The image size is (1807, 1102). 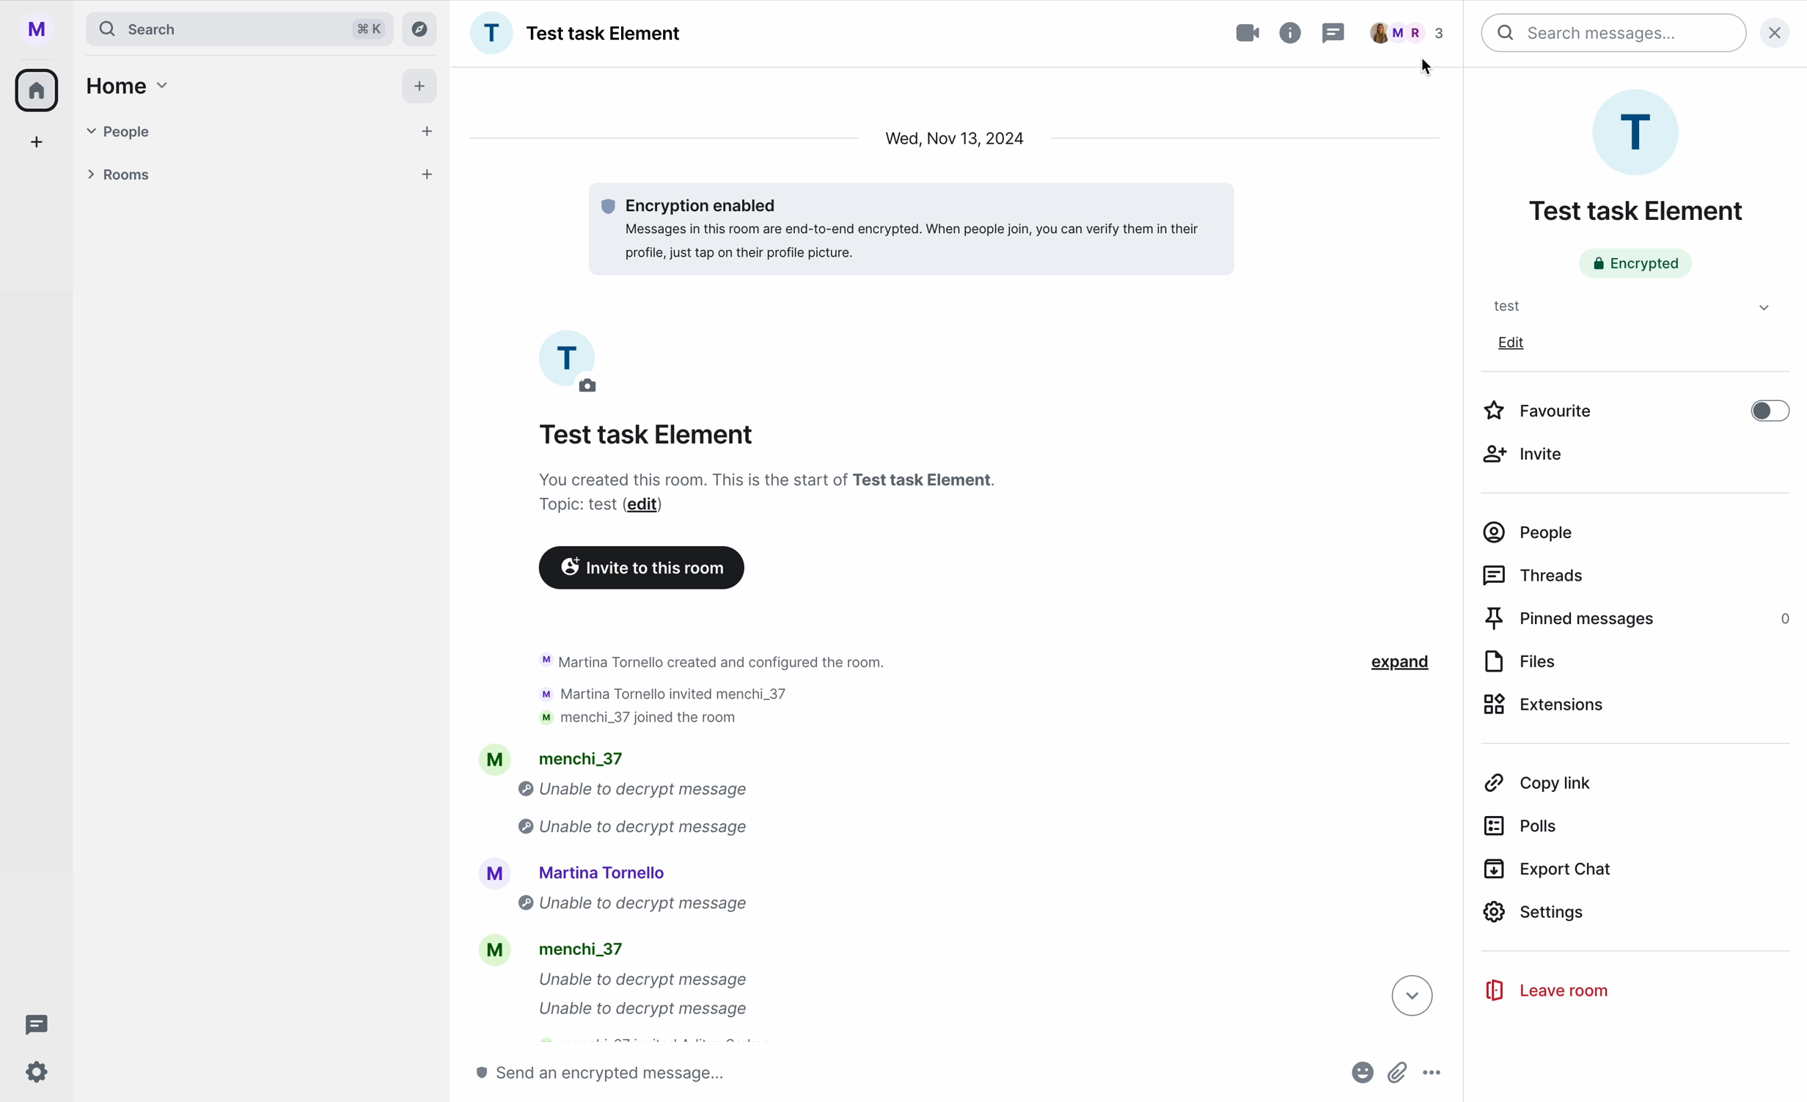 I want to click on export chat, so click(x=1550, y=870).